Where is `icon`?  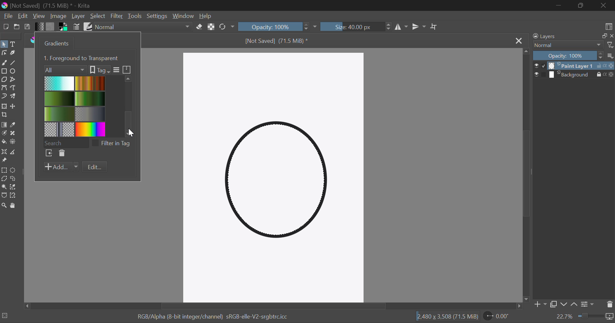
icon is located at coordinates (127, 69).